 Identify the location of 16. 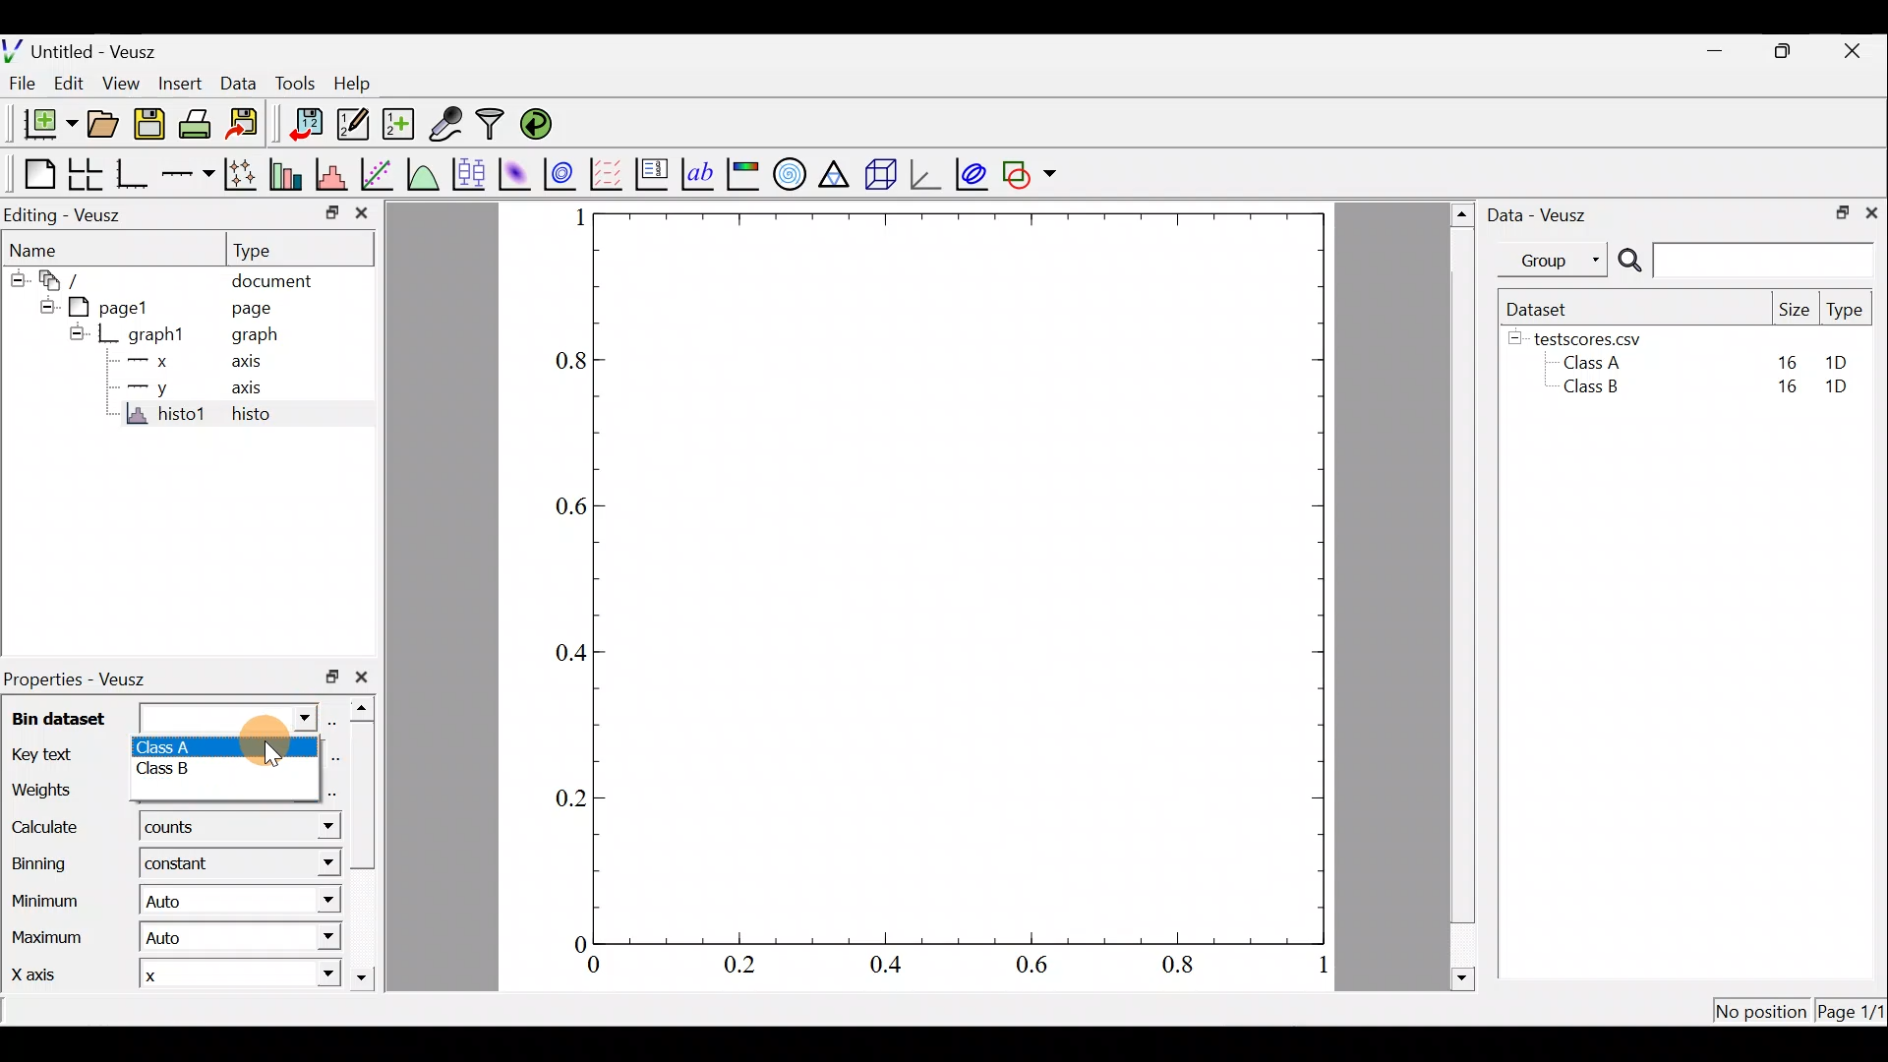
(1783, 391).